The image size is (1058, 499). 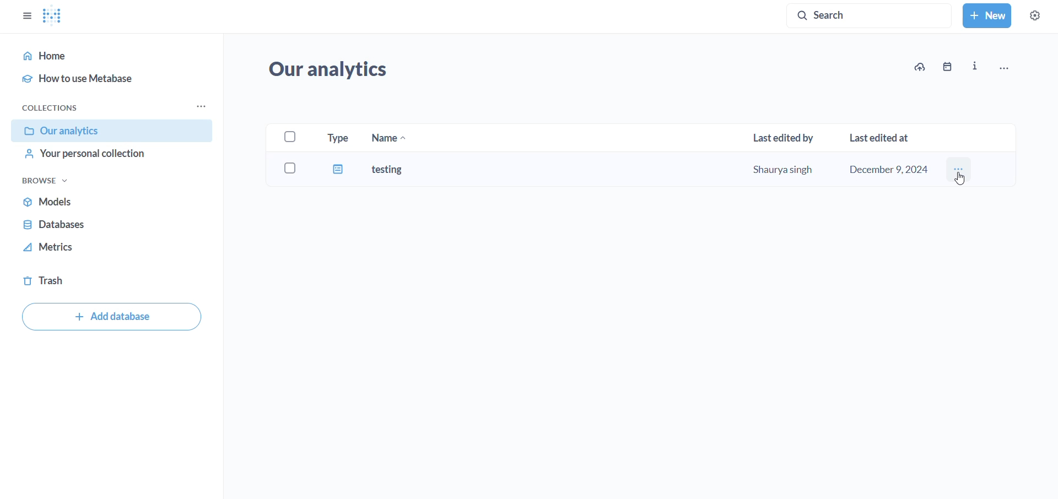 I want to click on last edited by, so click(x=787, y=136).